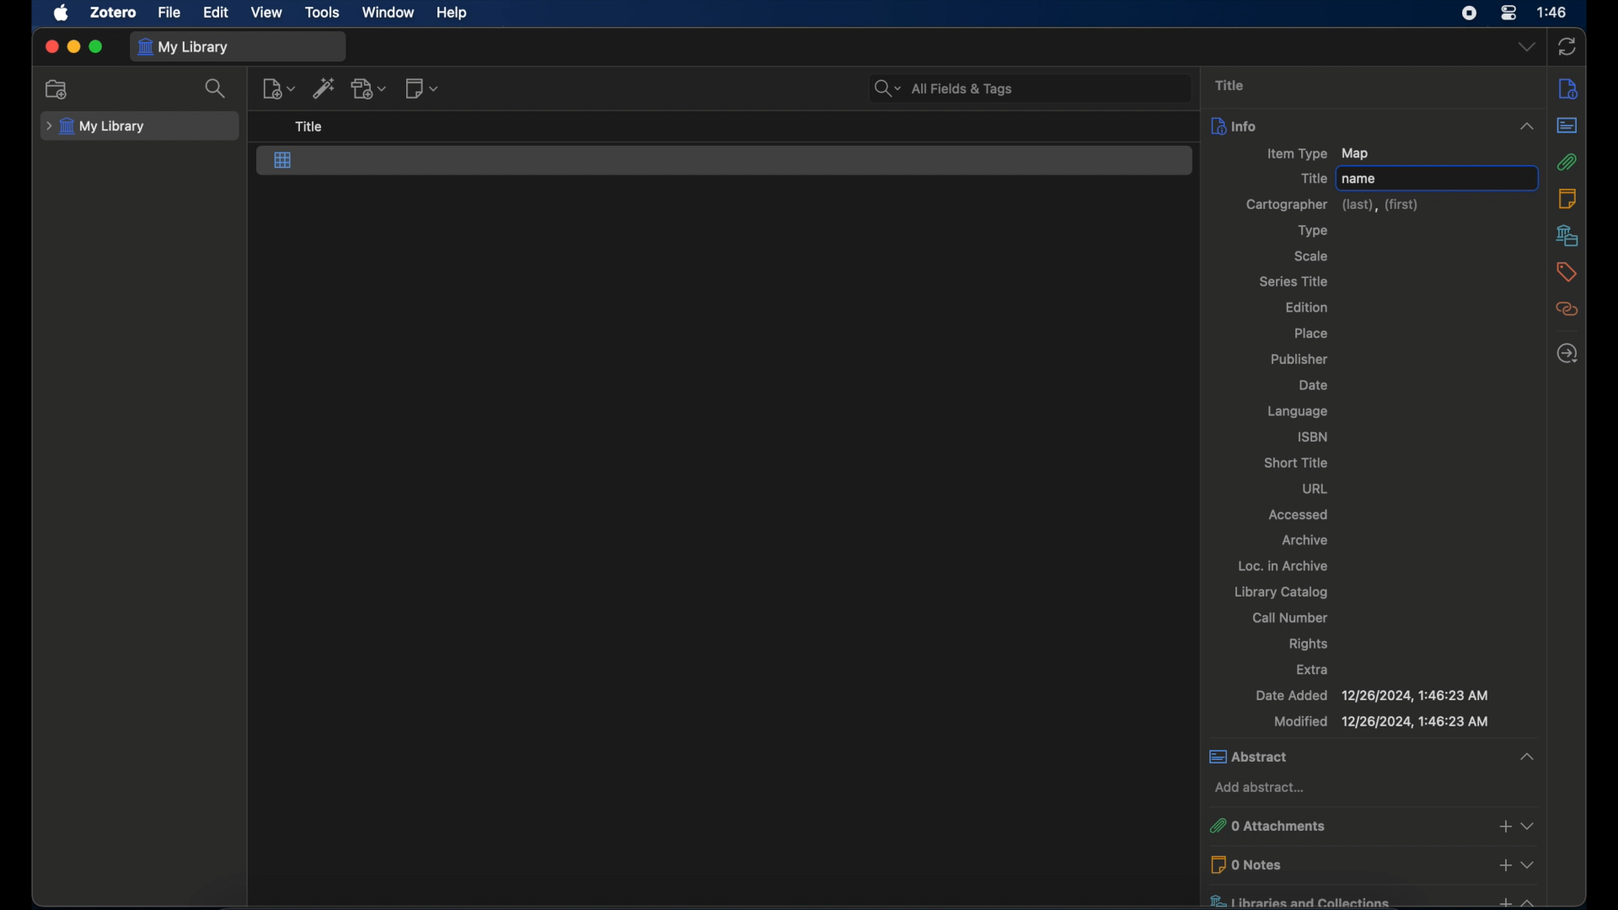 The height and width of the screenshot is (910, 1618). Describe the element at coordinates (1313, 386) in the screenshot. I see `date` at that location.